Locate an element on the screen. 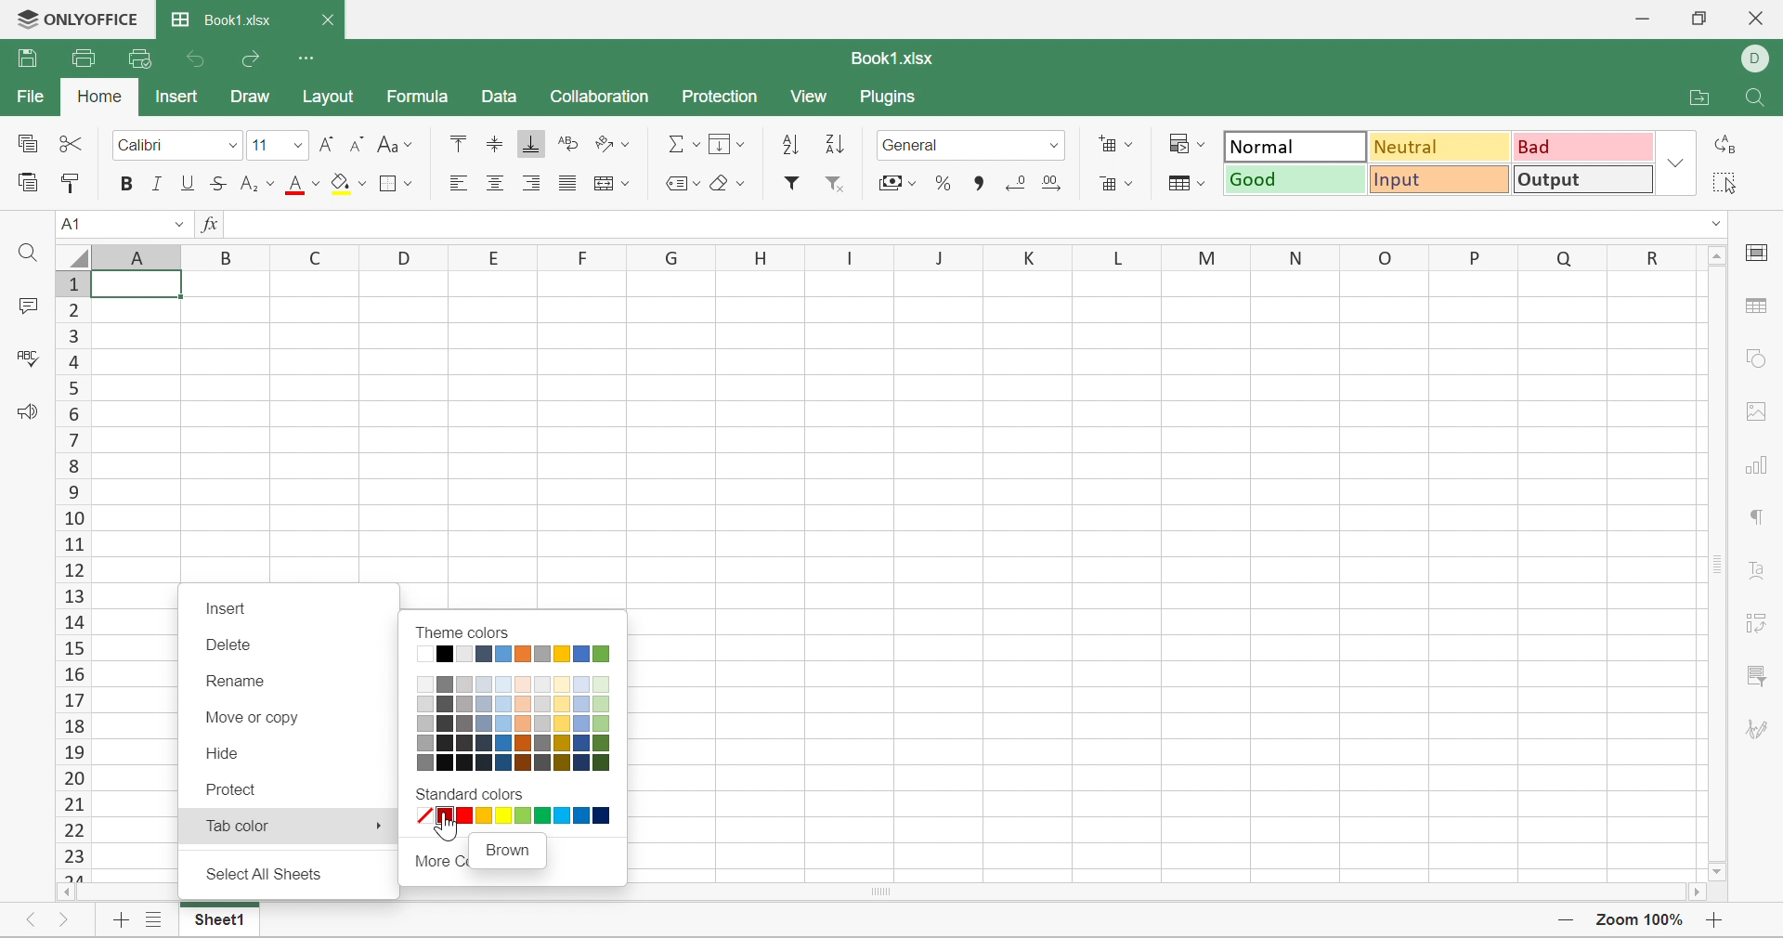  Minimize is located at coordinates (1642, 19).